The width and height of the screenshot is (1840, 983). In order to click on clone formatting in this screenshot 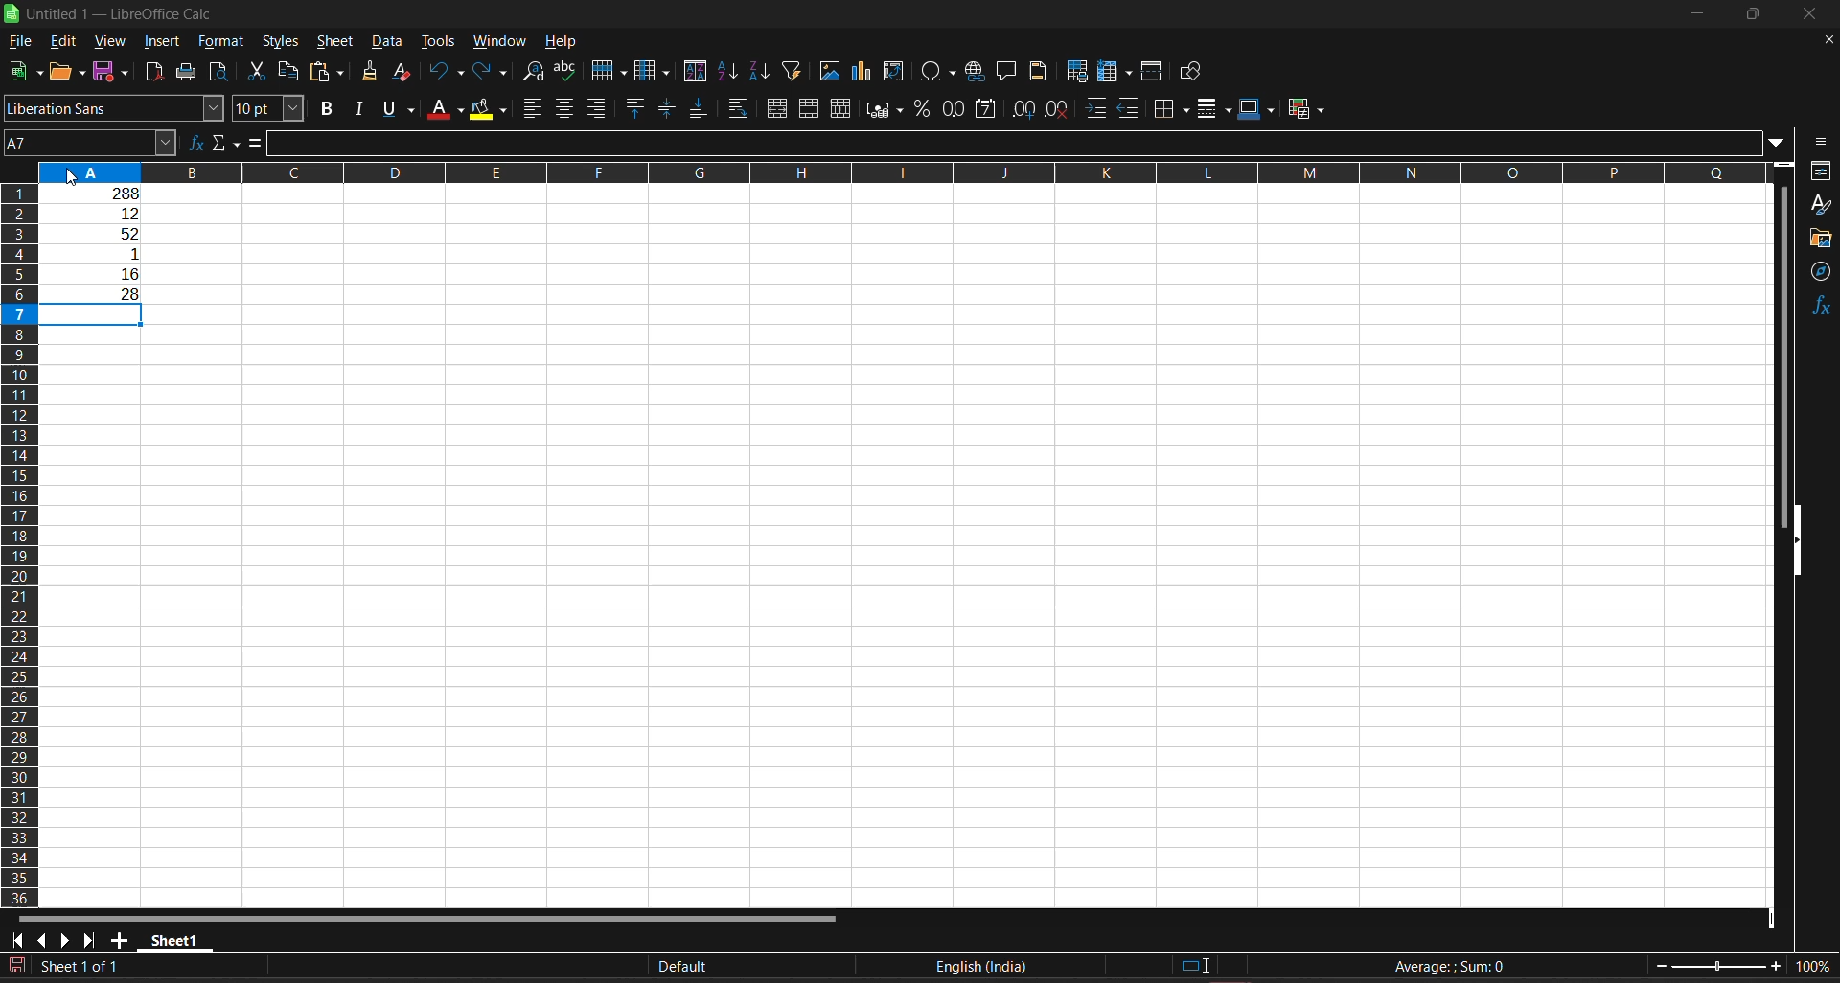, I will do `click(366, 72)`.